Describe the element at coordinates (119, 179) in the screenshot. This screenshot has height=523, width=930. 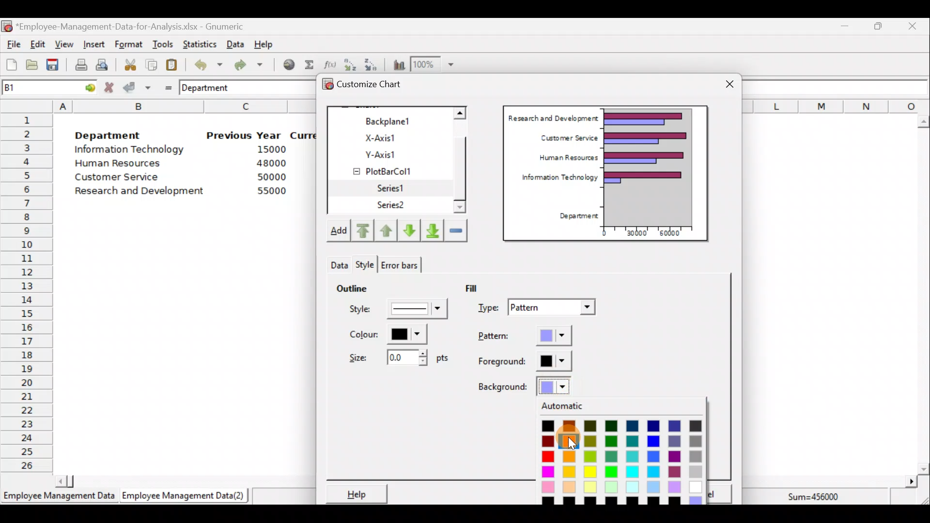
I see `Customer Service` at that location.